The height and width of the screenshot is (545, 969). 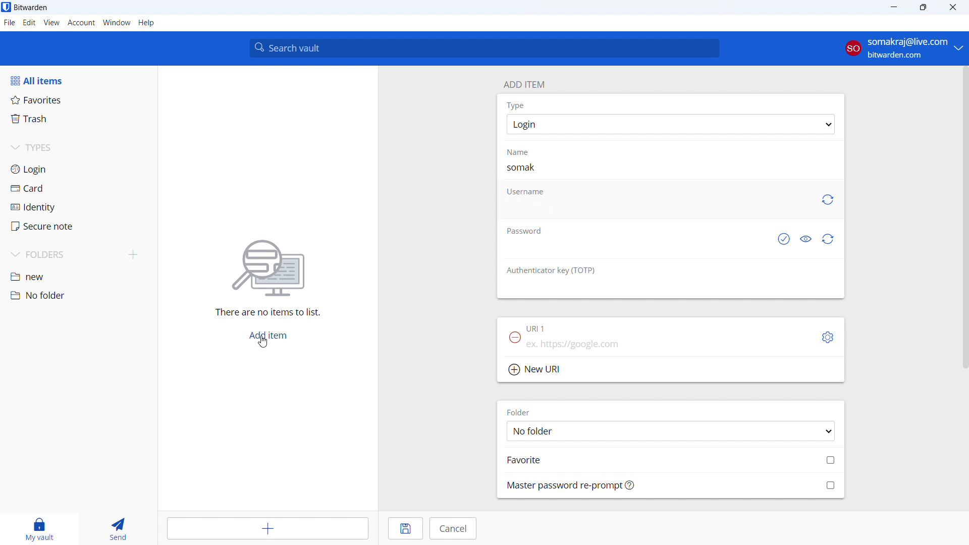 What do you see at coordinates (515, 337) in the screenshot?
I see `remove URl` at bounding box center [515, 337].